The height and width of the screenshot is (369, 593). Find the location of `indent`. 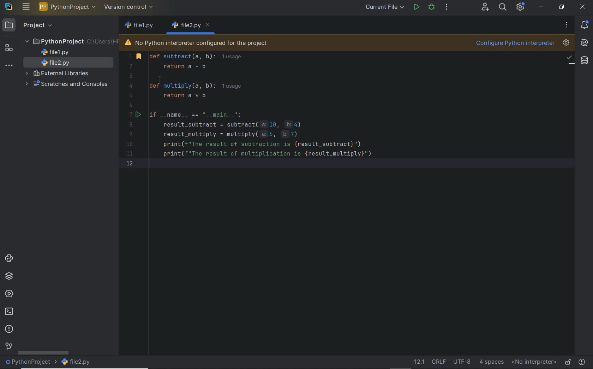

indent is located at coordinates (491, 362).